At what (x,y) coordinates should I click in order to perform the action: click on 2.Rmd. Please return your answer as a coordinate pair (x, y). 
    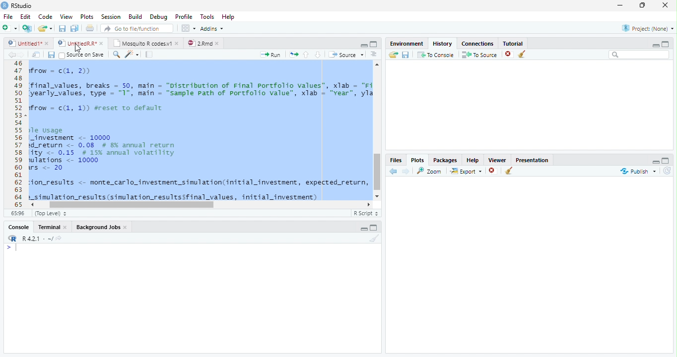
    Looking at the image, I should click on (203, 43).